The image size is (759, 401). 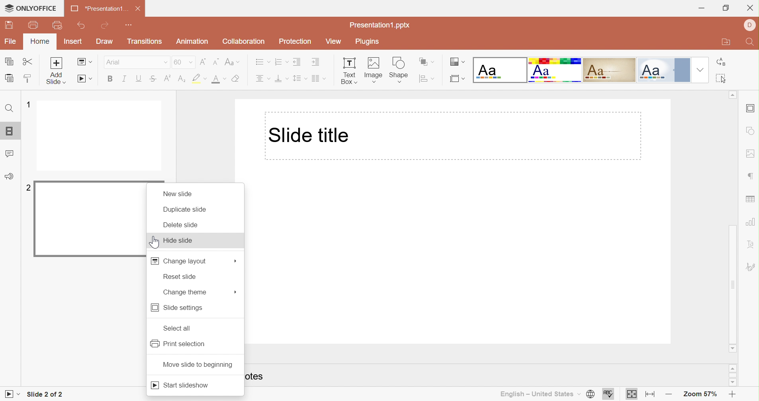 What do you see at coordinates (748, 23) in the screenshot?
I see `DELL` at bounding box center [748, 23].